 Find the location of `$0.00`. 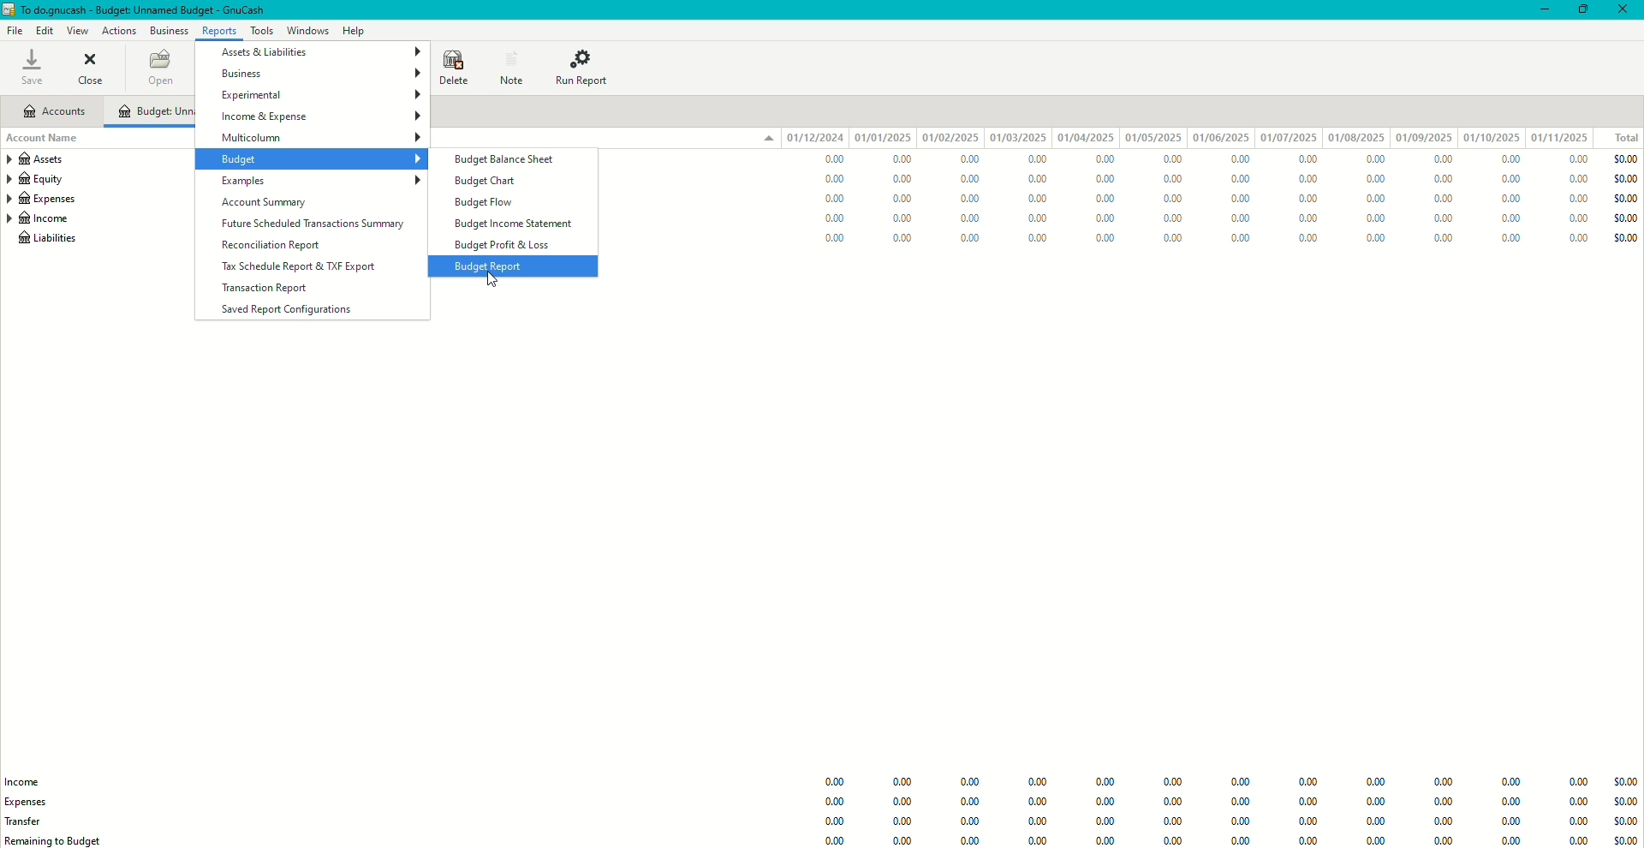

$0.00 is located at coordinates (1625, 158).